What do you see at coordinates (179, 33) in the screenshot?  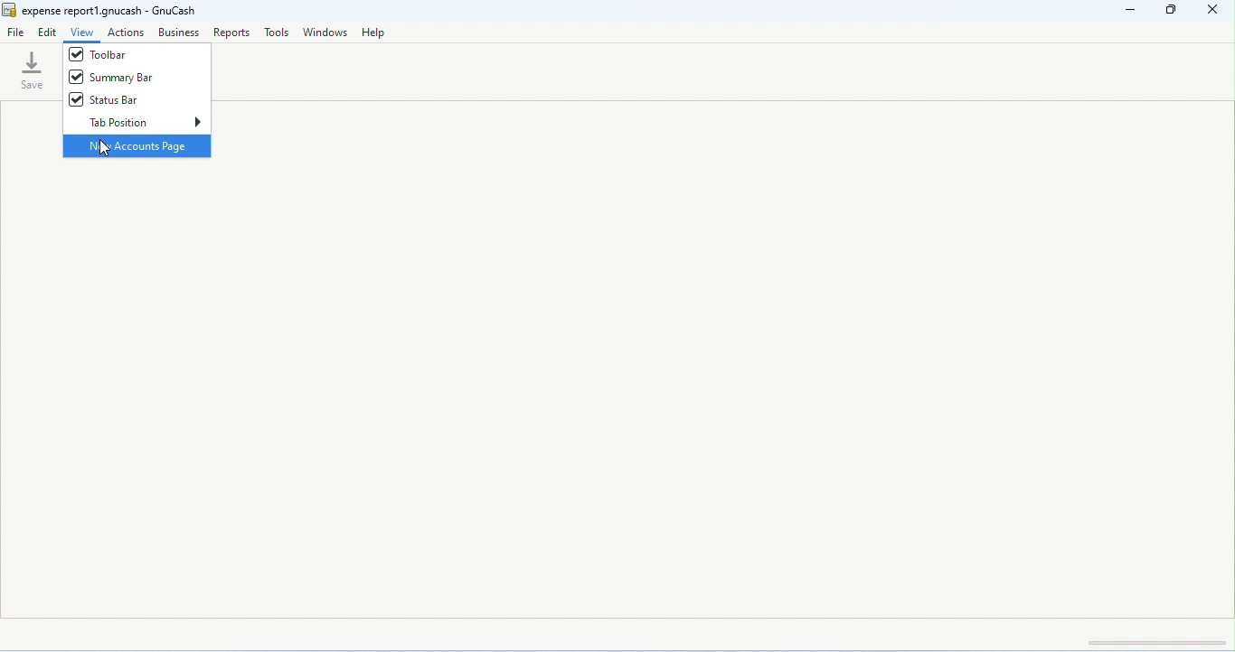 I see `business` at bounding box center [179, 33].